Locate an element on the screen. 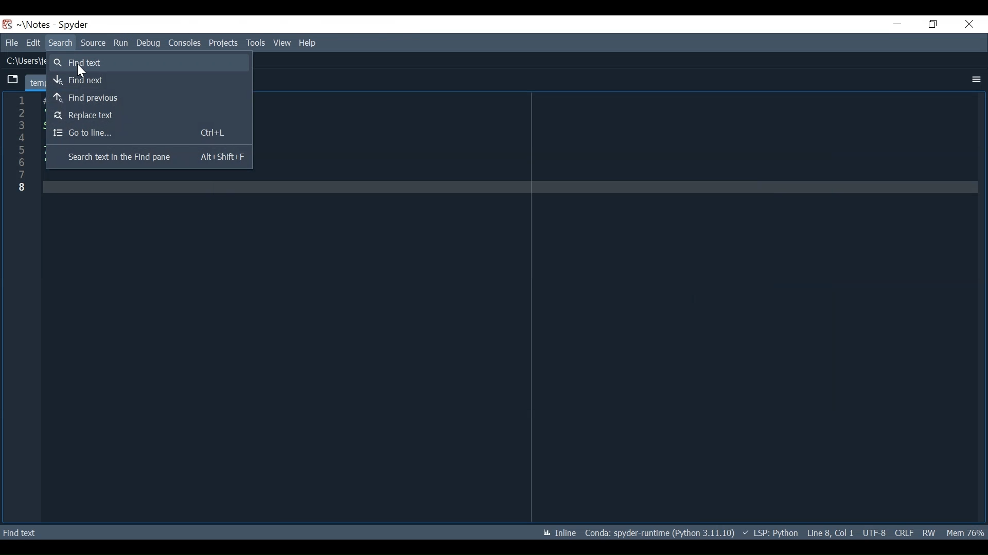 The image size is (988, 555). Find Previous is located at coordinates (146, 98).